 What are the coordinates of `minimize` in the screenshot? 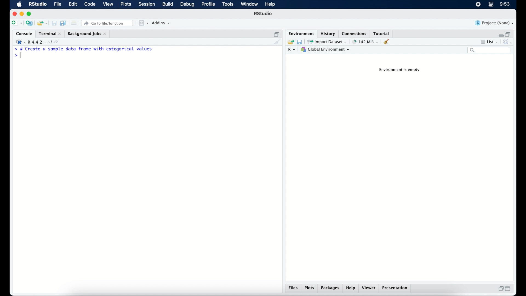 It's located at (500, 34).